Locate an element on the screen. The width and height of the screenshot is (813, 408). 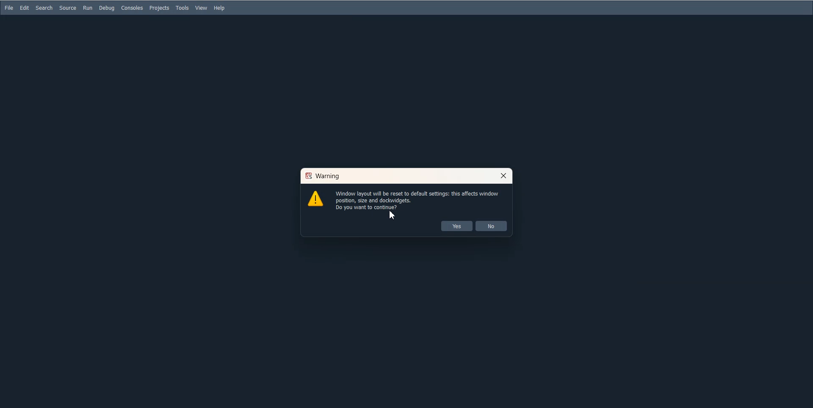
Edit is located at coordinates (25, 8).